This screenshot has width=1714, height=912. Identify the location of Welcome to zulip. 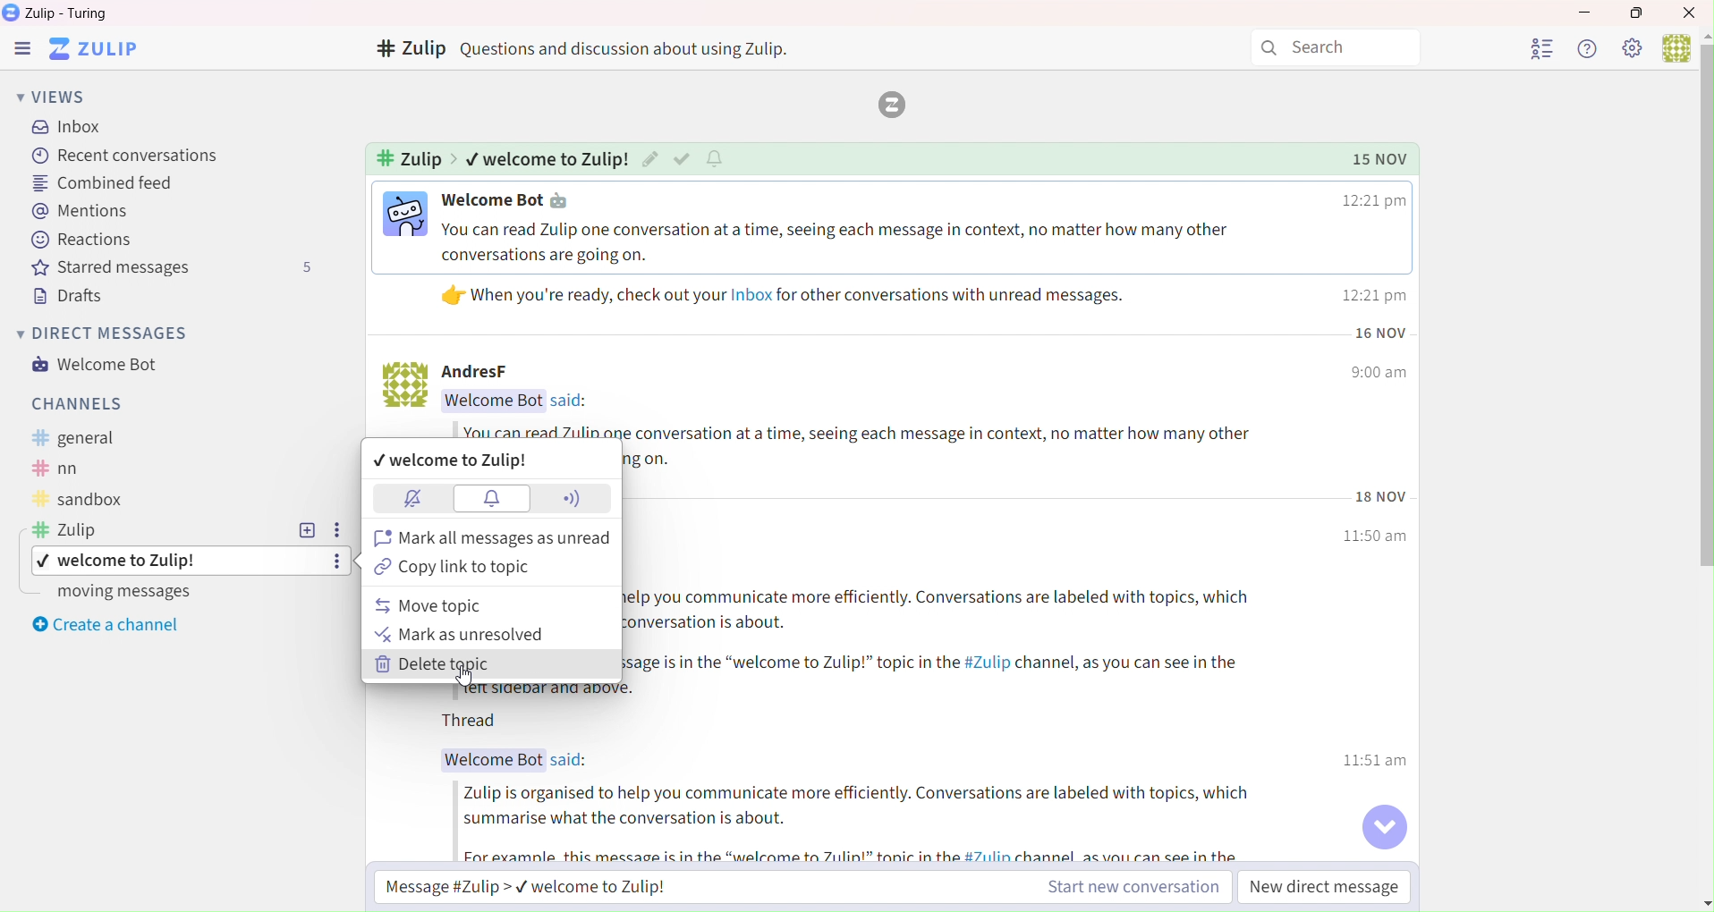
(454, 459).